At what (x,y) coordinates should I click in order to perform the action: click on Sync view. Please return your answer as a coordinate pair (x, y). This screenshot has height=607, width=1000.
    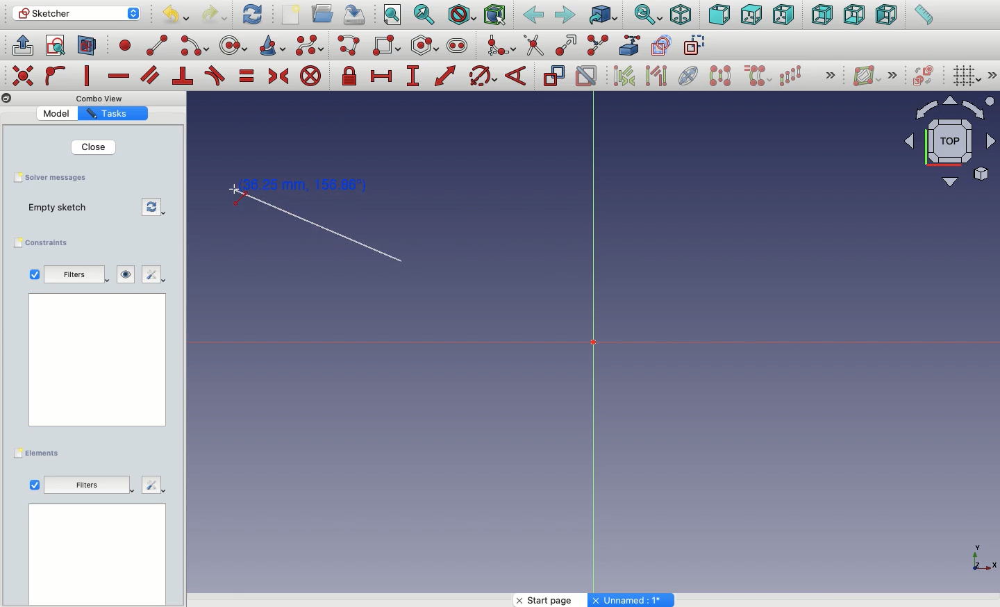
    Looking at the image, I should click on (648, 15).